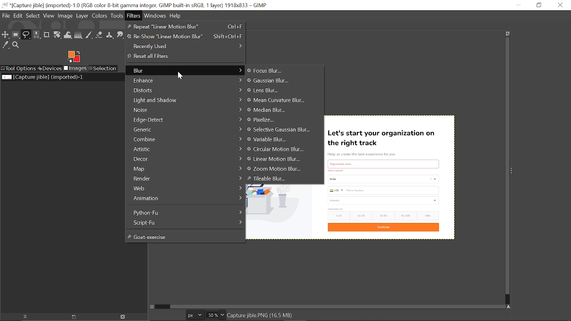 The width and height of the screenshot is (571, 321). What do you see at coordinates (57, 35) in the screenshot?
I see `Unified transform tool` at bounding box center [57, 35].